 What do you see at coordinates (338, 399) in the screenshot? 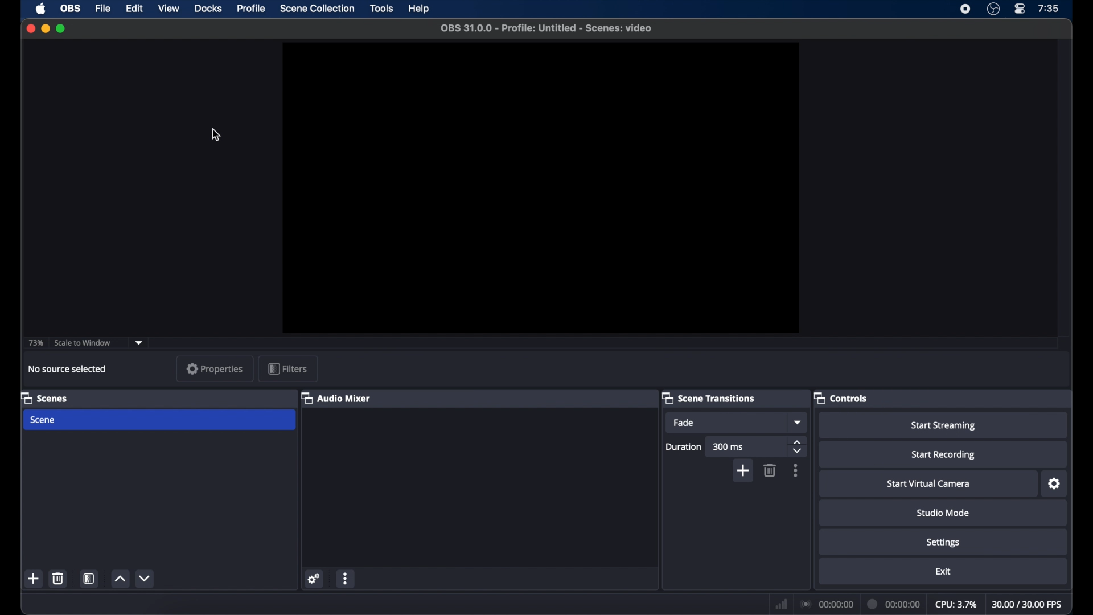
I see `audio mixer` at bounding box center [338, 399].